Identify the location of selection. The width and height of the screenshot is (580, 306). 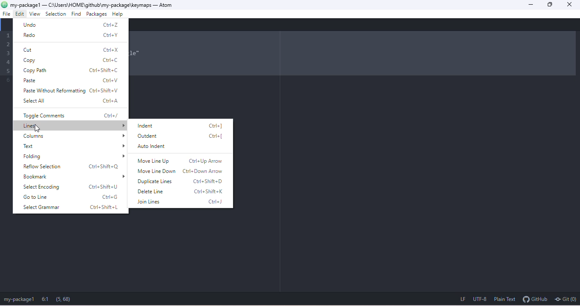
(56, 13).